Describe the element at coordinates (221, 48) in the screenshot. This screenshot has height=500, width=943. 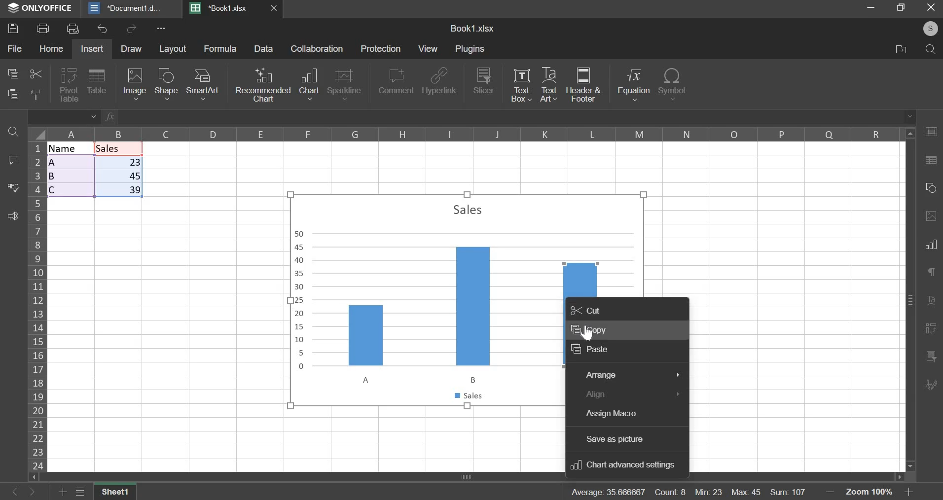
I see `formula` at that location.